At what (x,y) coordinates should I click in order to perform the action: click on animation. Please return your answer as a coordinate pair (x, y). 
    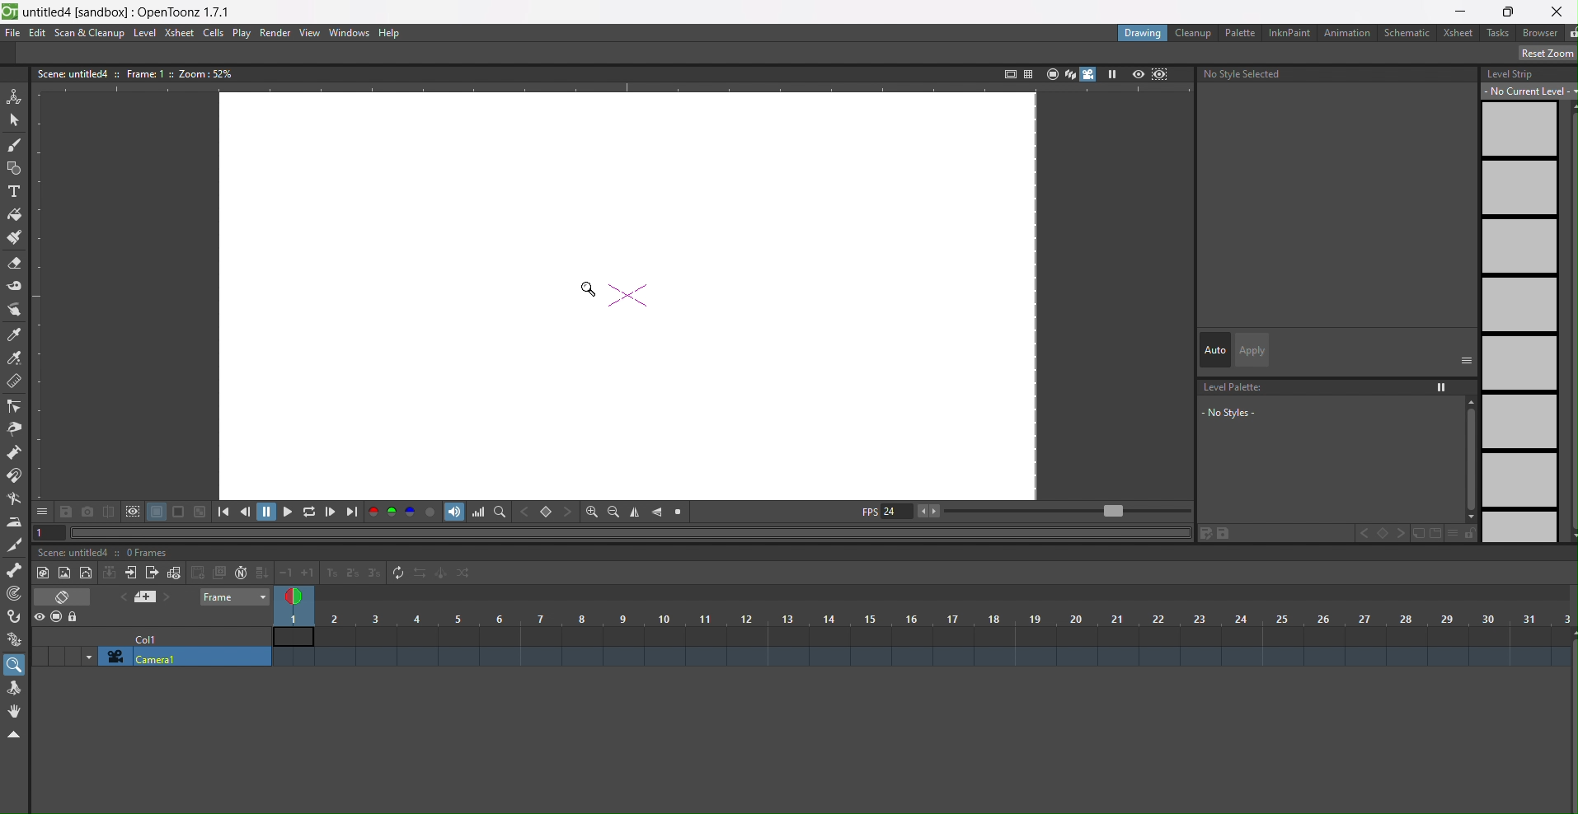
    Looking at the image, I should click on (1348, 32).